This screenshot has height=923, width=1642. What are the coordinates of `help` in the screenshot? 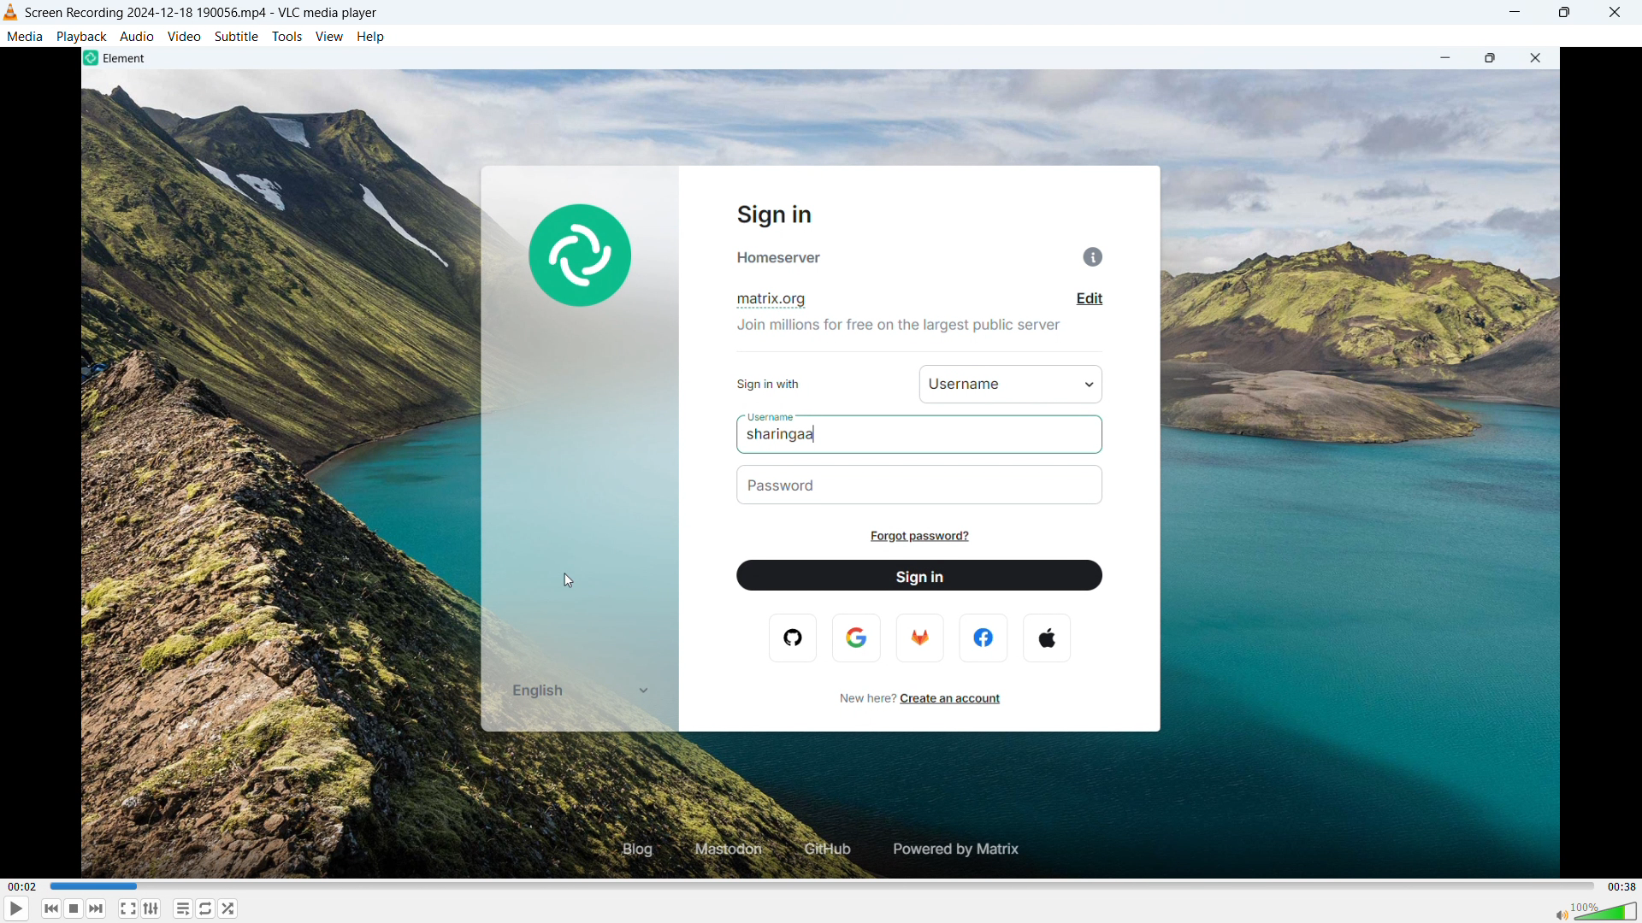 It's located at (371, 38).